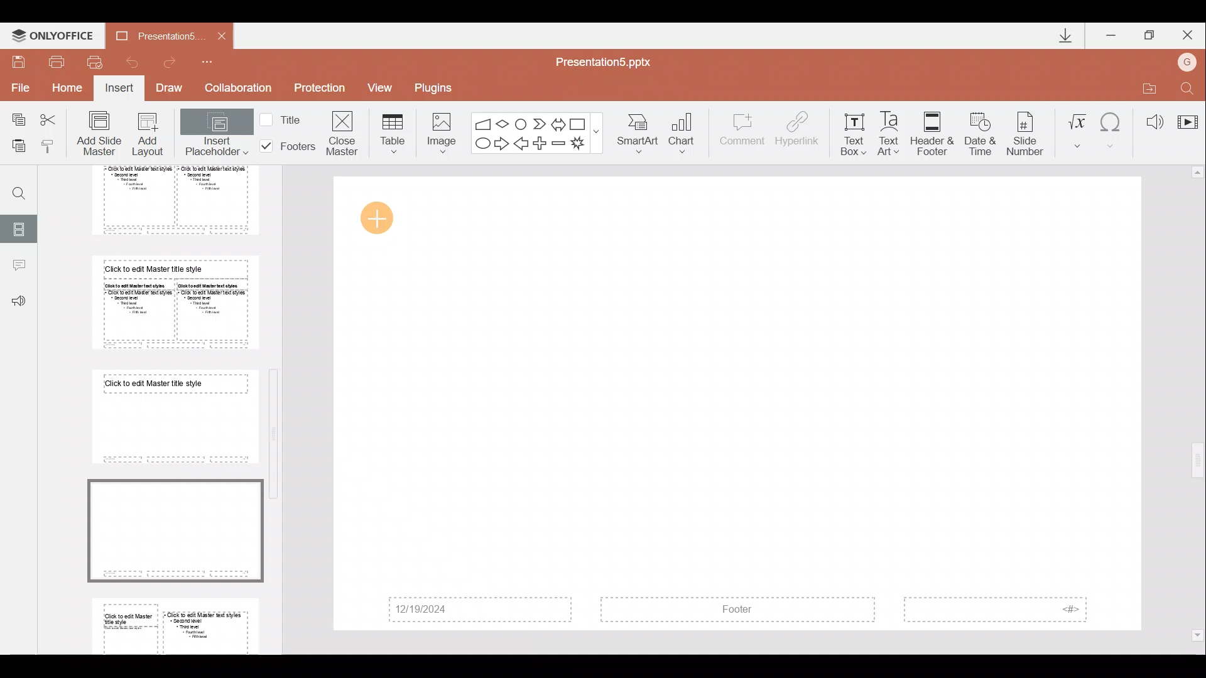 This screenshot has width=1206, height=678. What do you see at coordinates (742, 135) in the screenshot?
I see `Comment` at bounding box center [742, 135].